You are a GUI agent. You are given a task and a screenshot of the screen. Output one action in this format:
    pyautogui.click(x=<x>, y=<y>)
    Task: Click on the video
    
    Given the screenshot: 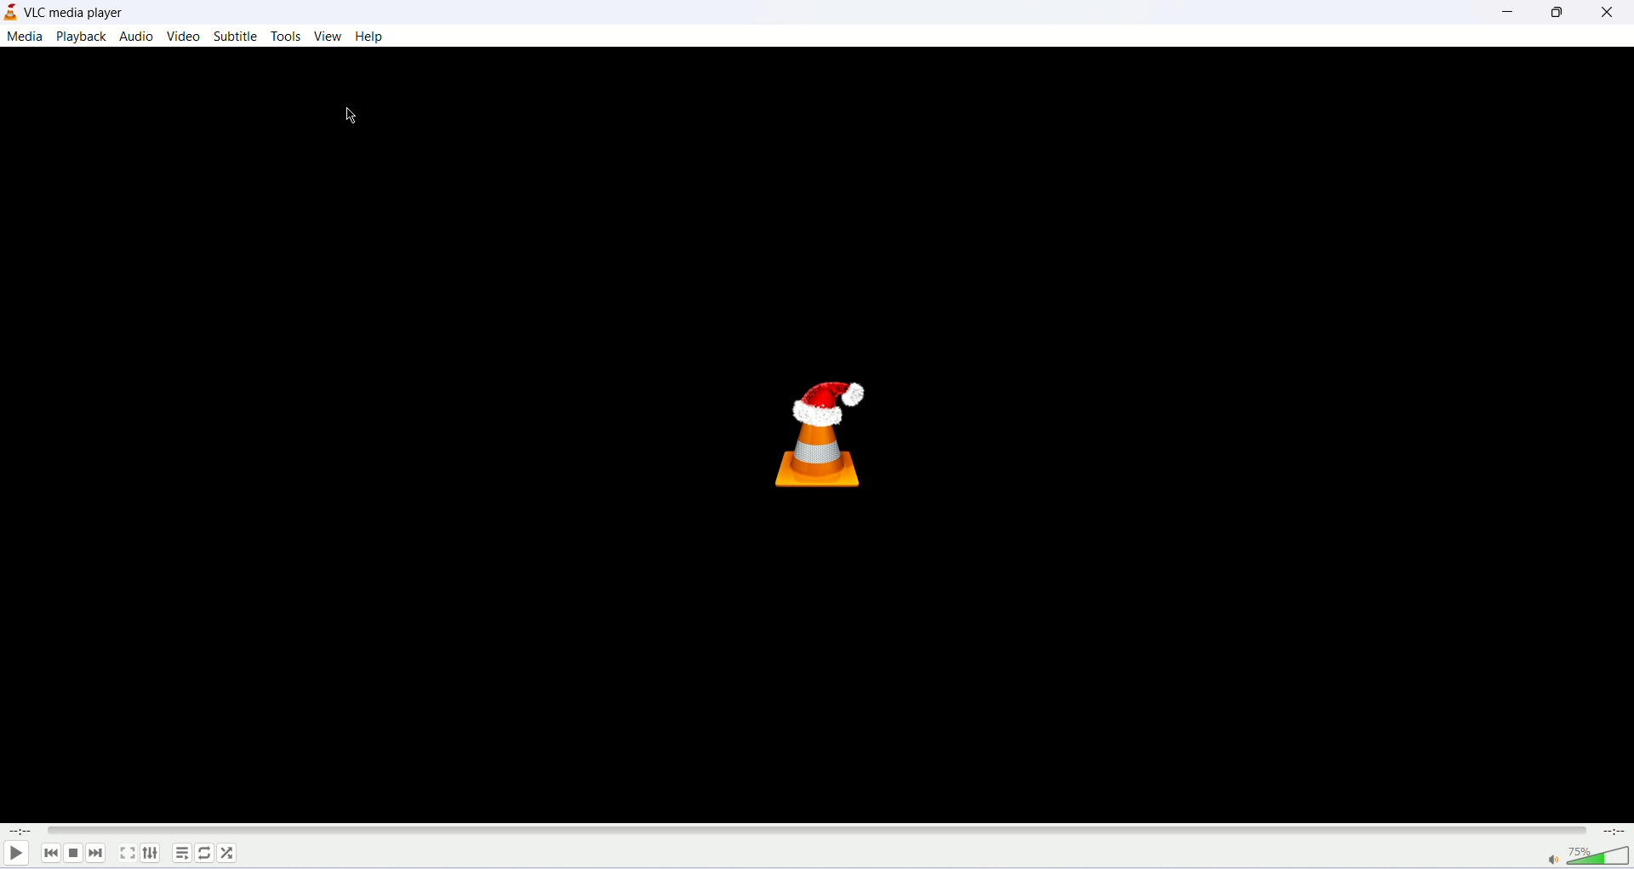 What is the action you would take?
    pyautogui.click(x=183, y=37)
    